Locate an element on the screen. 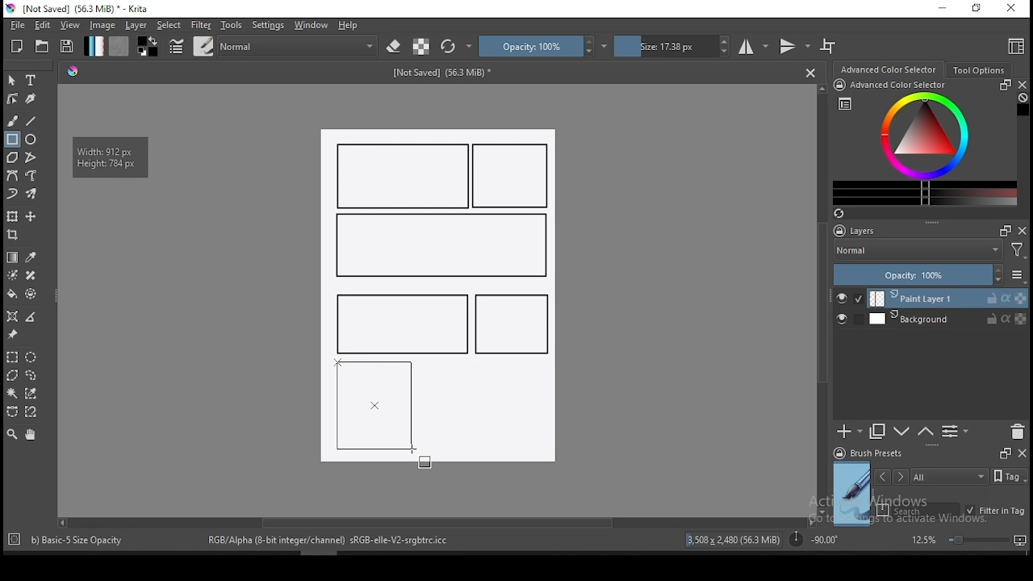  pick a color from image and current layer is located at coordinates (31, 257).